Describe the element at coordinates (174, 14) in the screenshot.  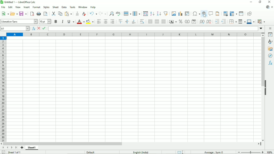
I see `Insert image` at that location.